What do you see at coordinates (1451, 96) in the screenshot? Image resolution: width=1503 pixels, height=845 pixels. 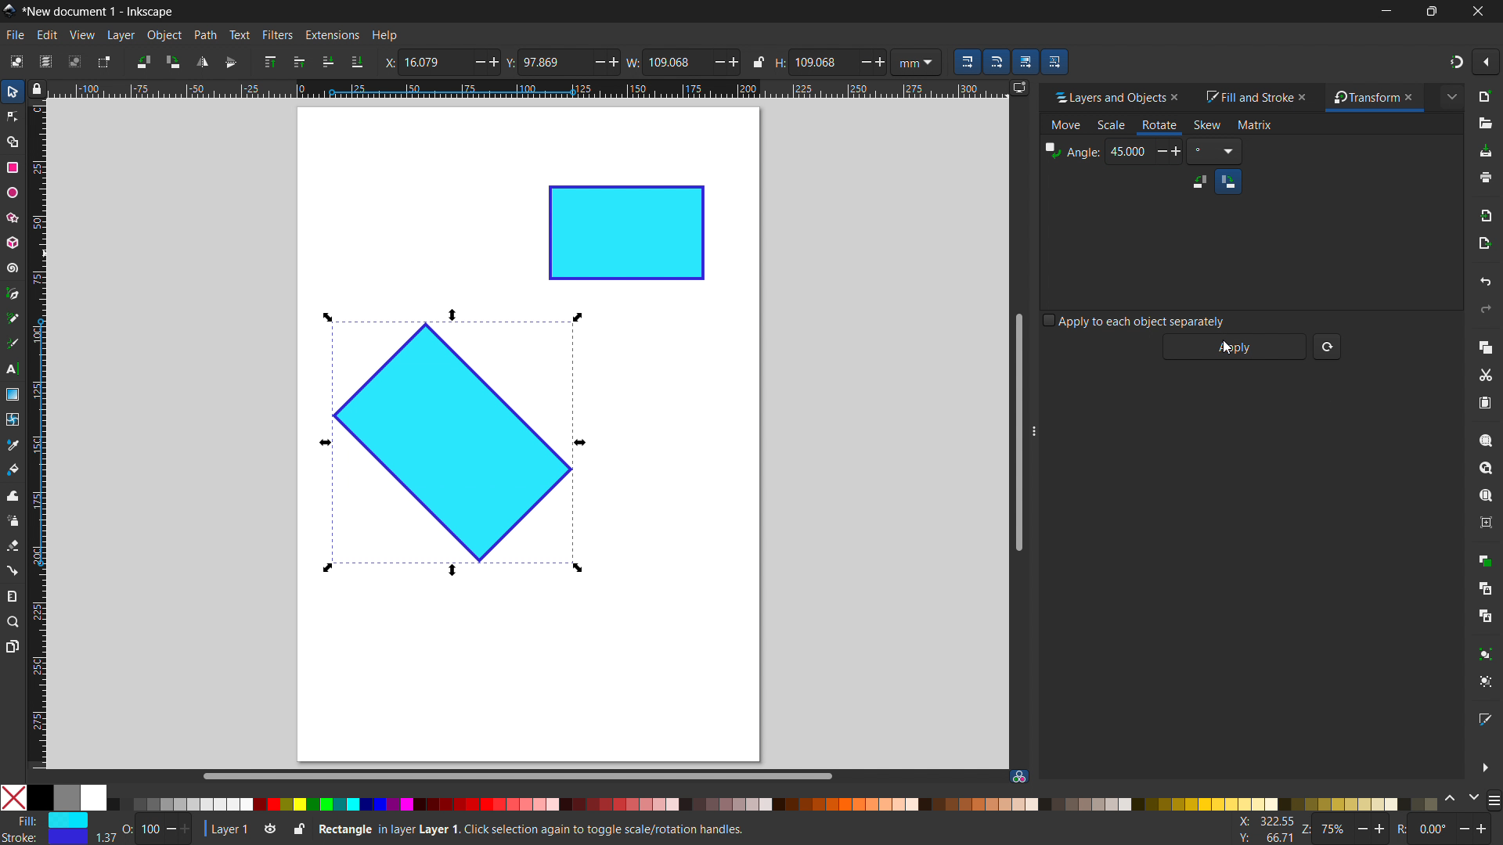 I see `extended menu` at bounding box center [1451, 96].